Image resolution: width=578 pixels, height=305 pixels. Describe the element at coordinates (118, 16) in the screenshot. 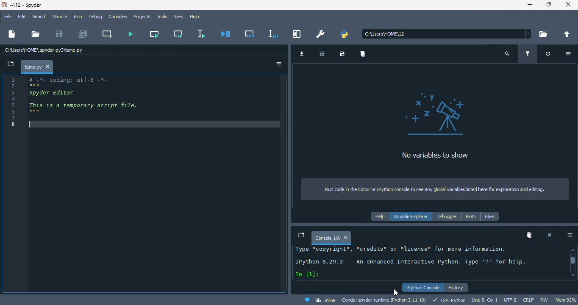

I see `console` at that location.